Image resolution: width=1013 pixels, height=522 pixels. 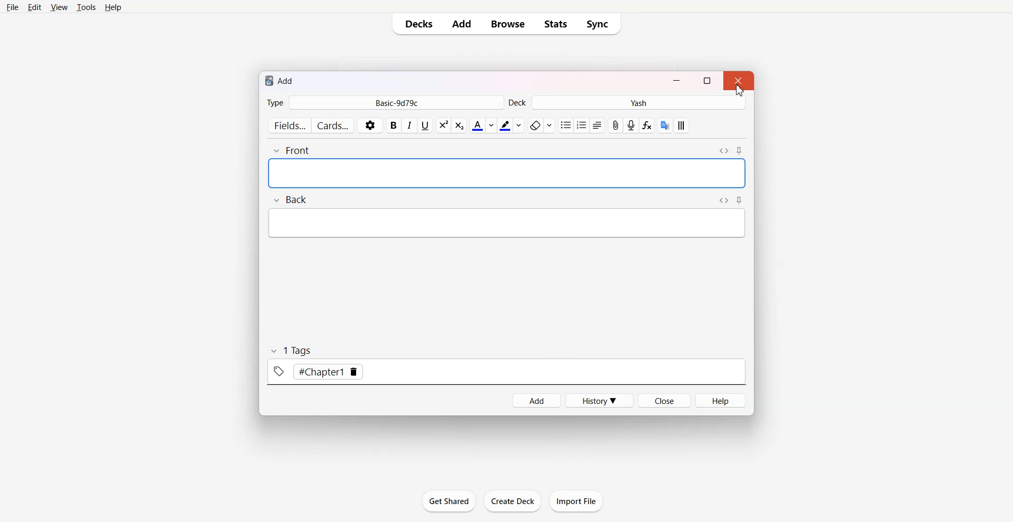 What do you see at coordinates (59, 8) in the screenshot?
I see `View` at bounding box center [59, 8].